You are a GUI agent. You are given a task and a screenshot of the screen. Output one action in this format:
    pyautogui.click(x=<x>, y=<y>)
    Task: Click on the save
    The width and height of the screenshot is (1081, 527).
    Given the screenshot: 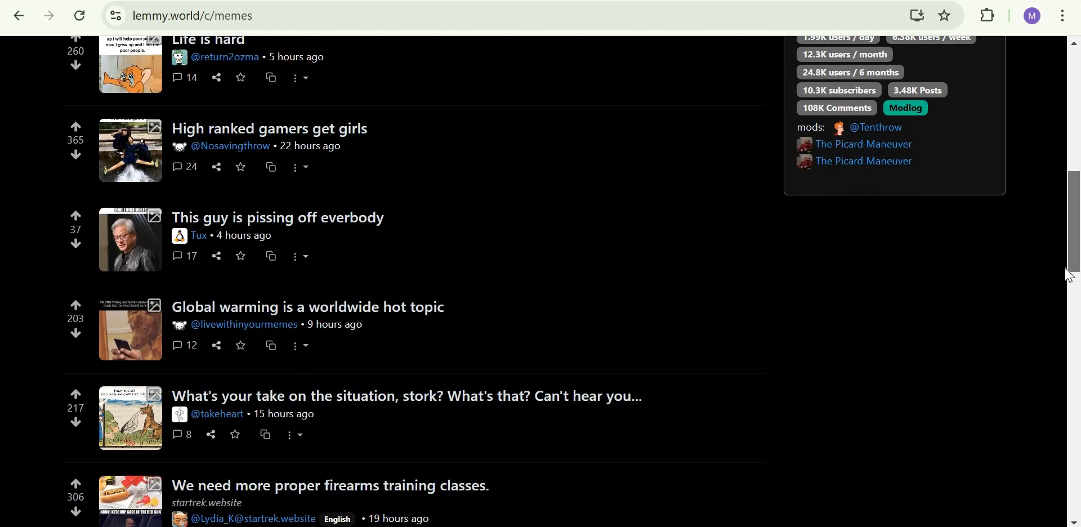 What is the action you would take?
    pyautogui.click(x=241, y=166)
    